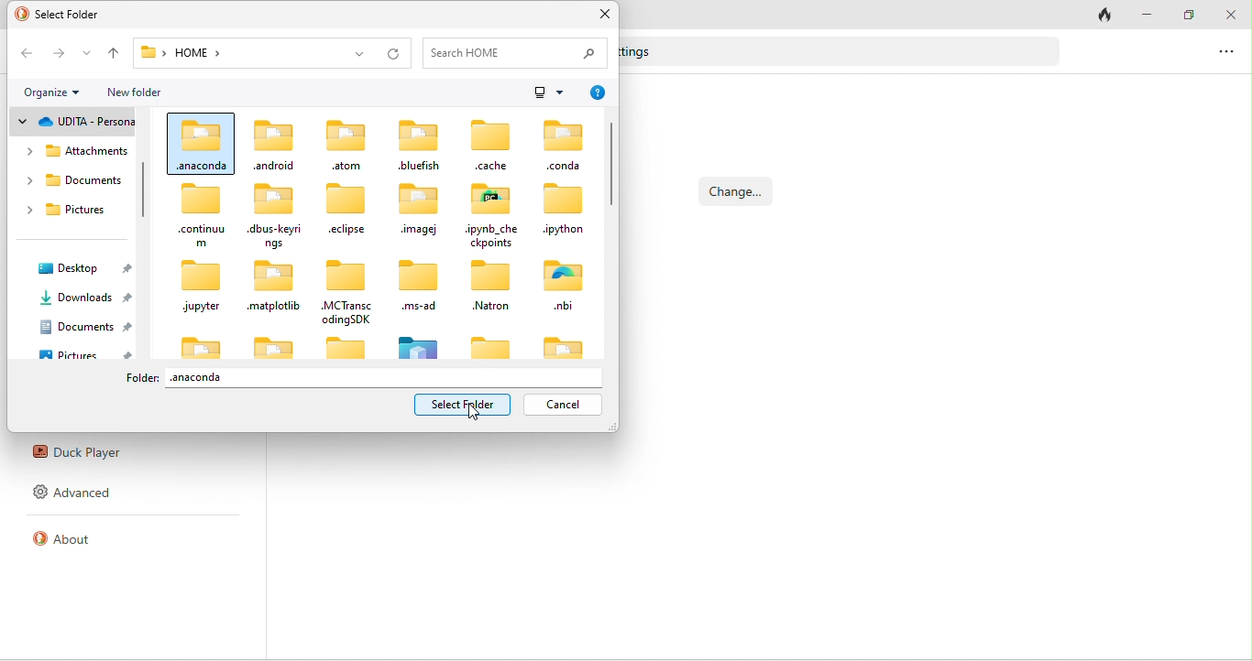 Image resolution: width=1252 pixels, height=661 pixels. I want to click on attachments, so click(74, 151).